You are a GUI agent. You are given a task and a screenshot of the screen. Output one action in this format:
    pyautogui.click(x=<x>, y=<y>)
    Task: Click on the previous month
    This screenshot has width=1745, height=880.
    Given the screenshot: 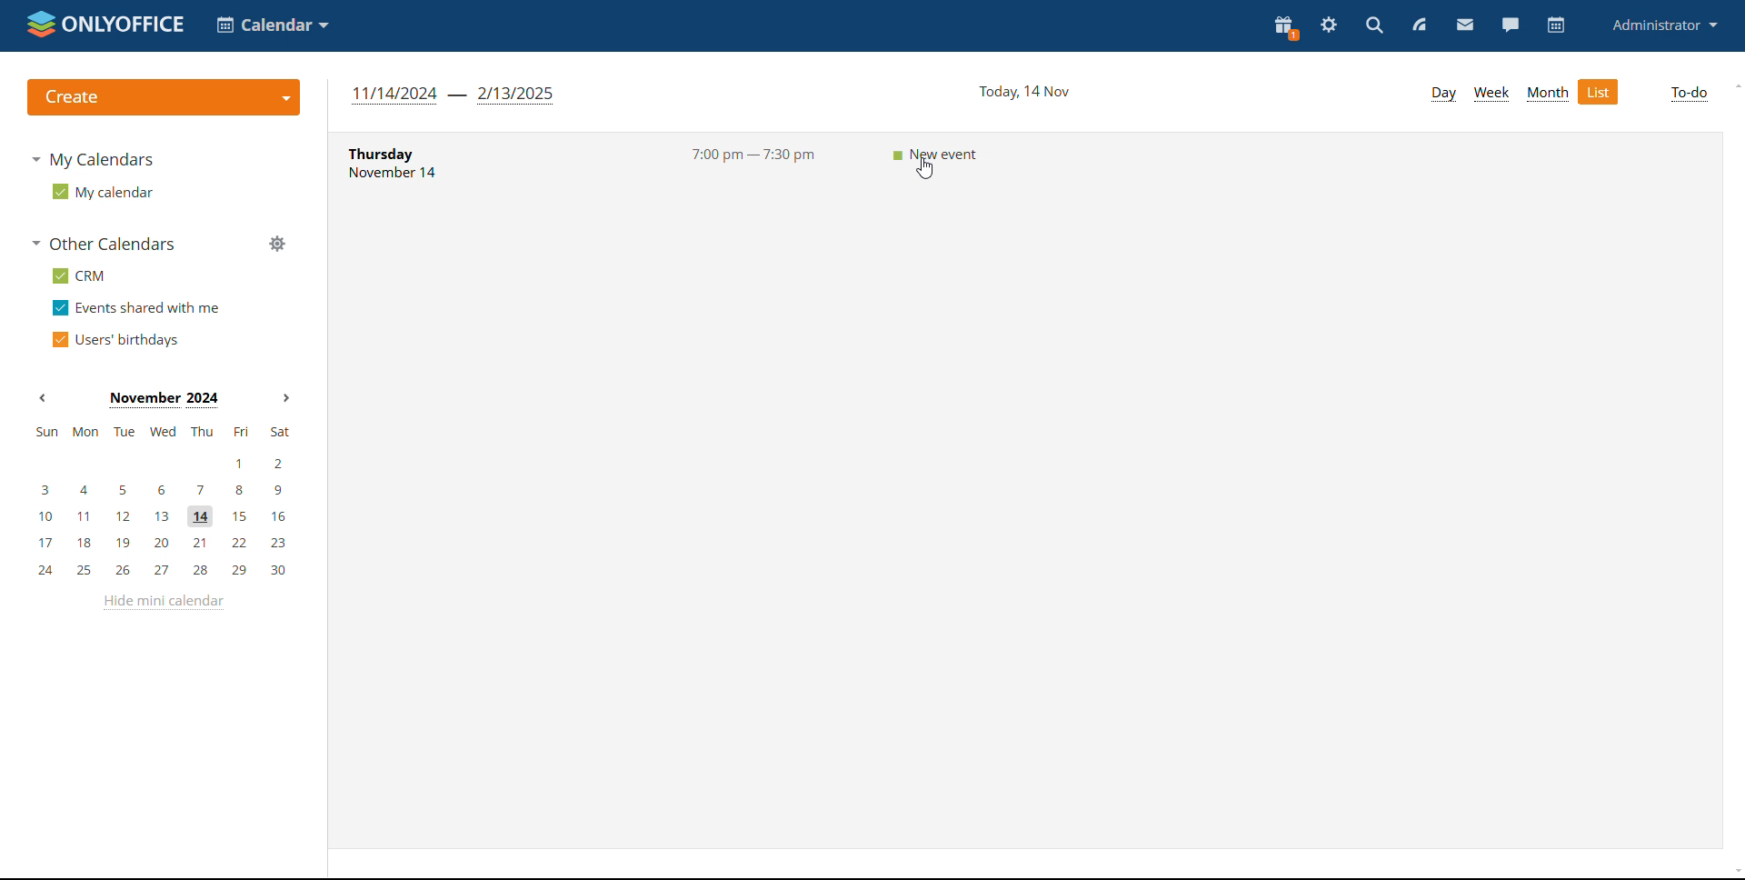 What is the action you would take?
    pyautogui.click(x=43, y=399)
    